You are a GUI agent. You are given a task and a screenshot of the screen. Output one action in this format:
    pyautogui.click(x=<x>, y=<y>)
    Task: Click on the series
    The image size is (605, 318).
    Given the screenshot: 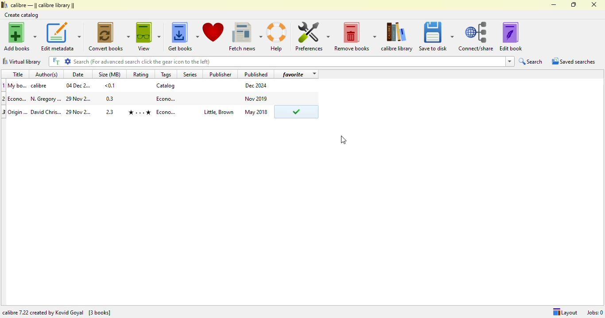 What is the action you would take?
    pyautogui.click(x=189, y=74)
    